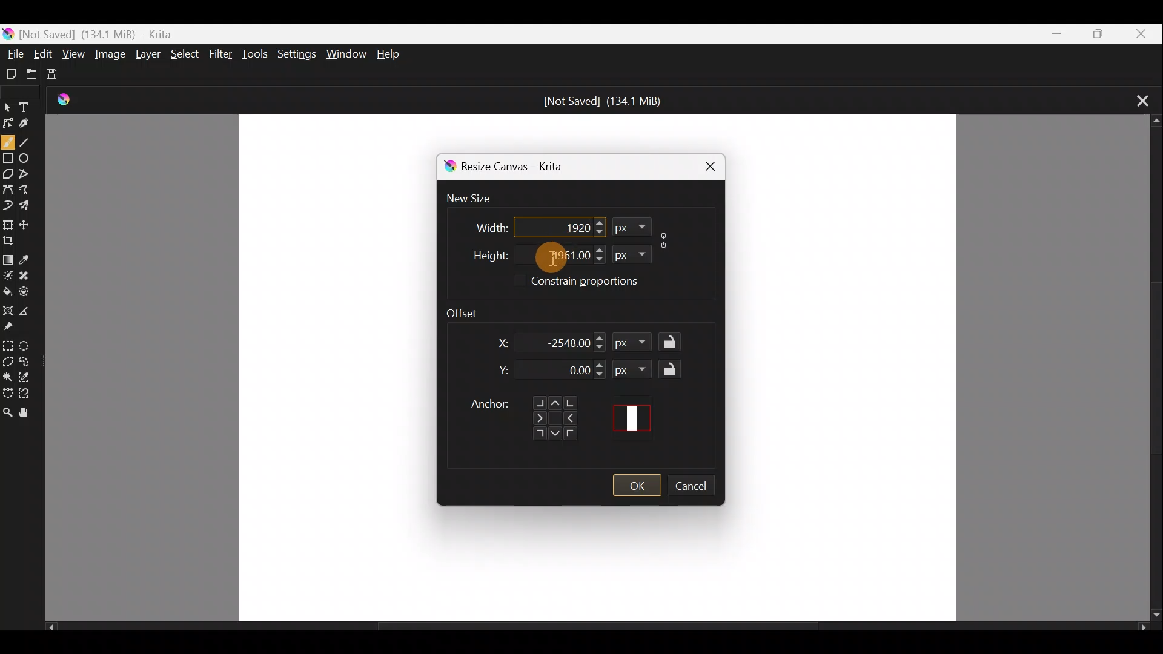 The height and width of the screenshot is (654, 1163). What do you see at coordinates (7, 413) in the screenshot?
I see `Zoom tool` at bounding box center [7, 413].